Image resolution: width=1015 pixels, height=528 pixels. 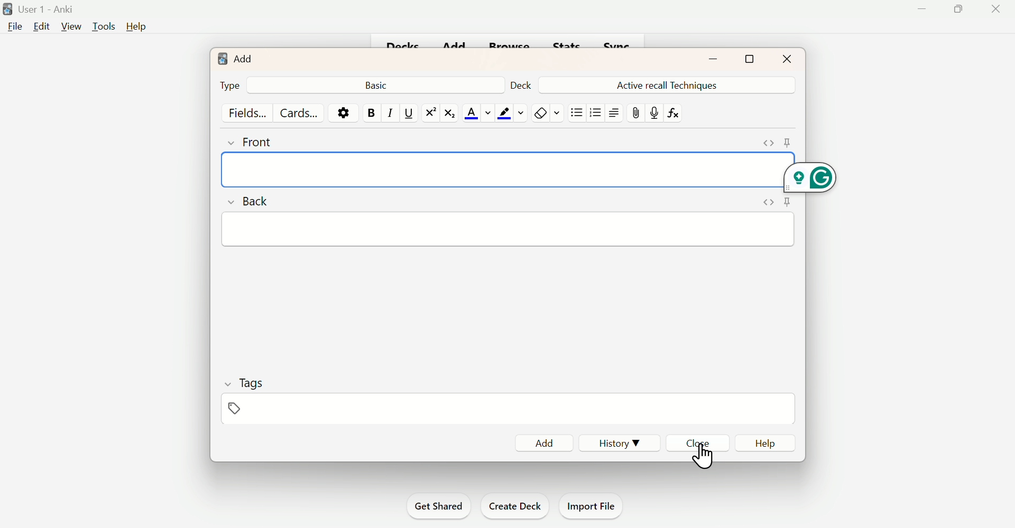 What do you see at coordinates (515, 505) in the screenshot?
I see `Create Deck` at bounding box center [515, 505].